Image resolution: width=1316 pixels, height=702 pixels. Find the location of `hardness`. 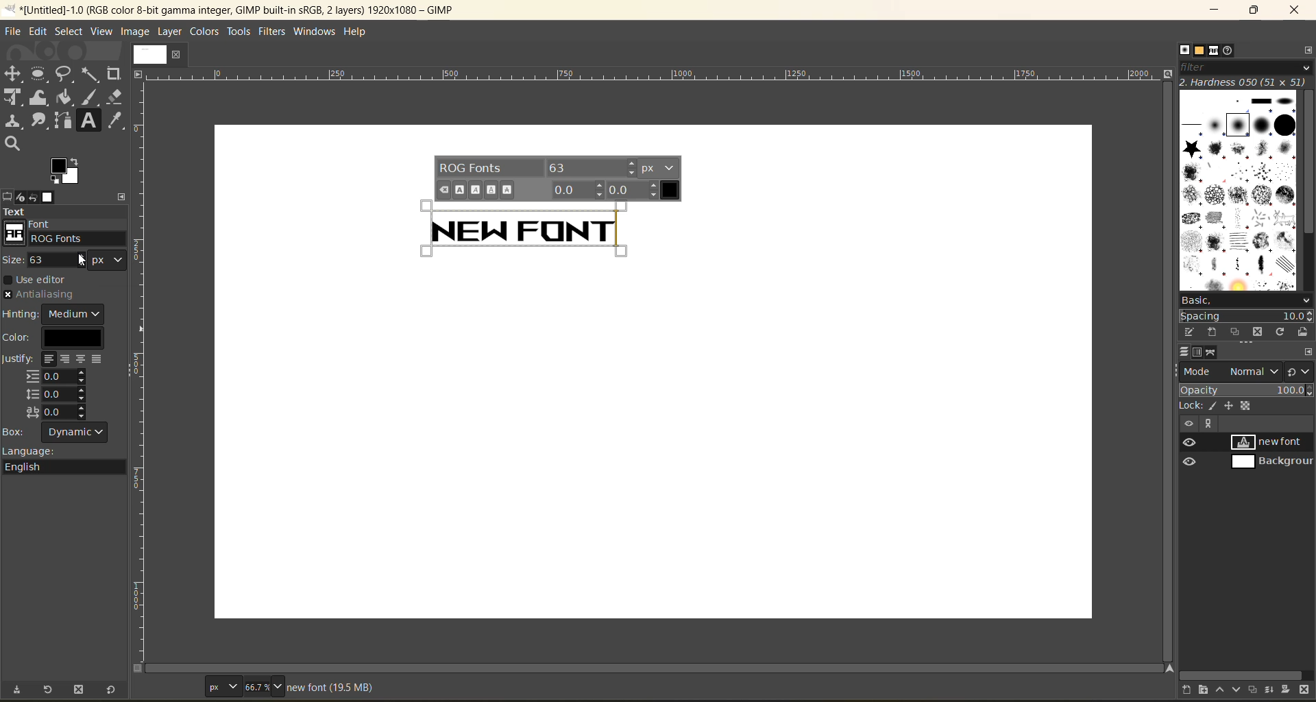

hardness is located at coordinates (1245, 82).